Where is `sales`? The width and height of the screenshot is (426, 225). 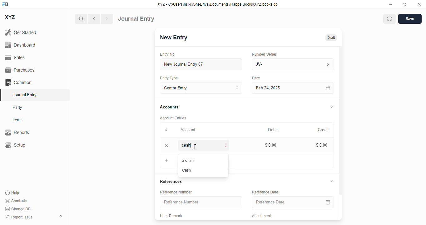 sales is located at coordinates (15, 57).